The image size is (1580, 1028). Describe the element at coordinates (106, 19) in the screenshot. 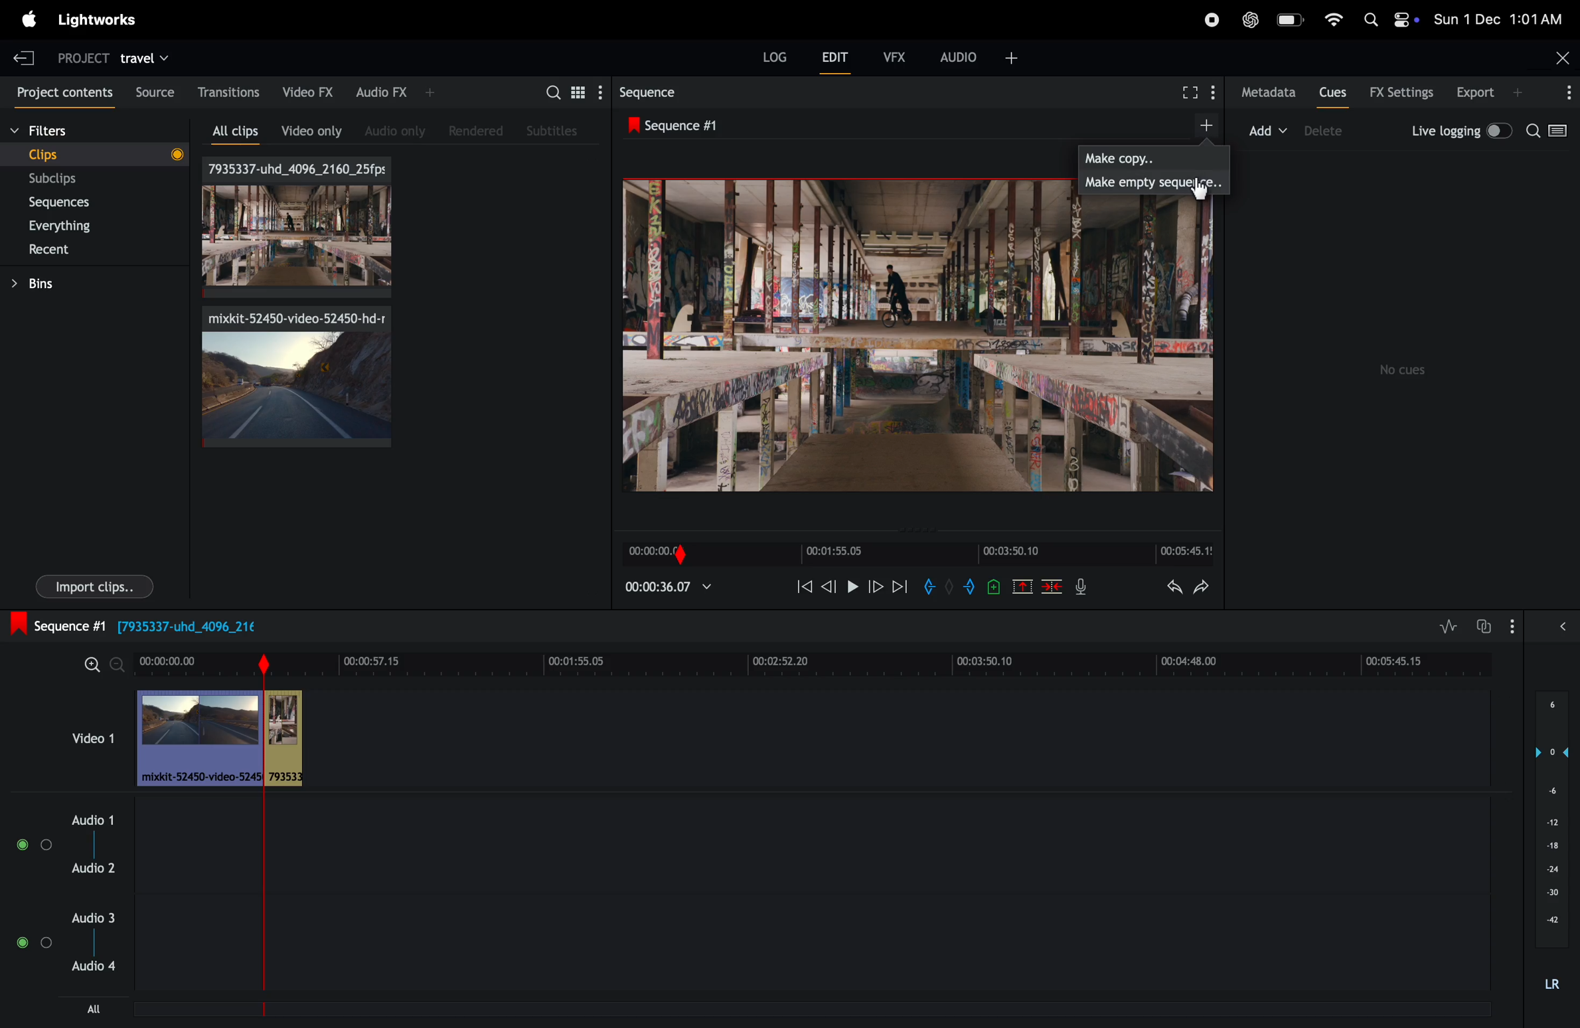

I see `lightworks` at that location.